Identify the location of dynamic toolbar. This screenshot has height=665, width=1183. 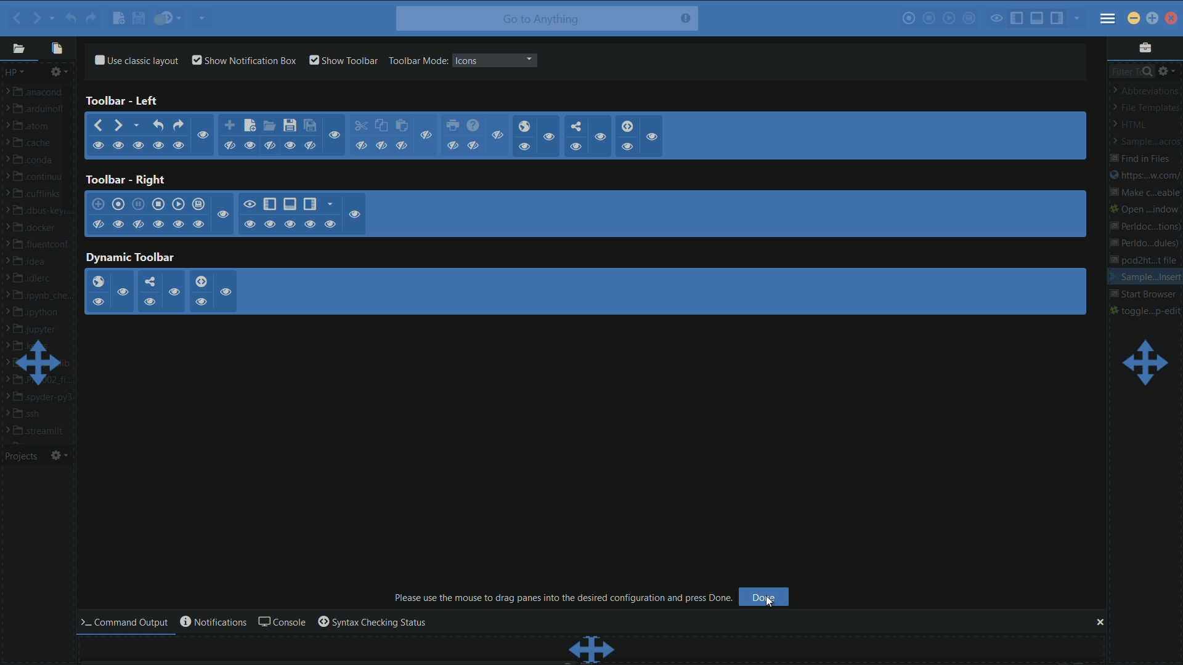
(131, 258).